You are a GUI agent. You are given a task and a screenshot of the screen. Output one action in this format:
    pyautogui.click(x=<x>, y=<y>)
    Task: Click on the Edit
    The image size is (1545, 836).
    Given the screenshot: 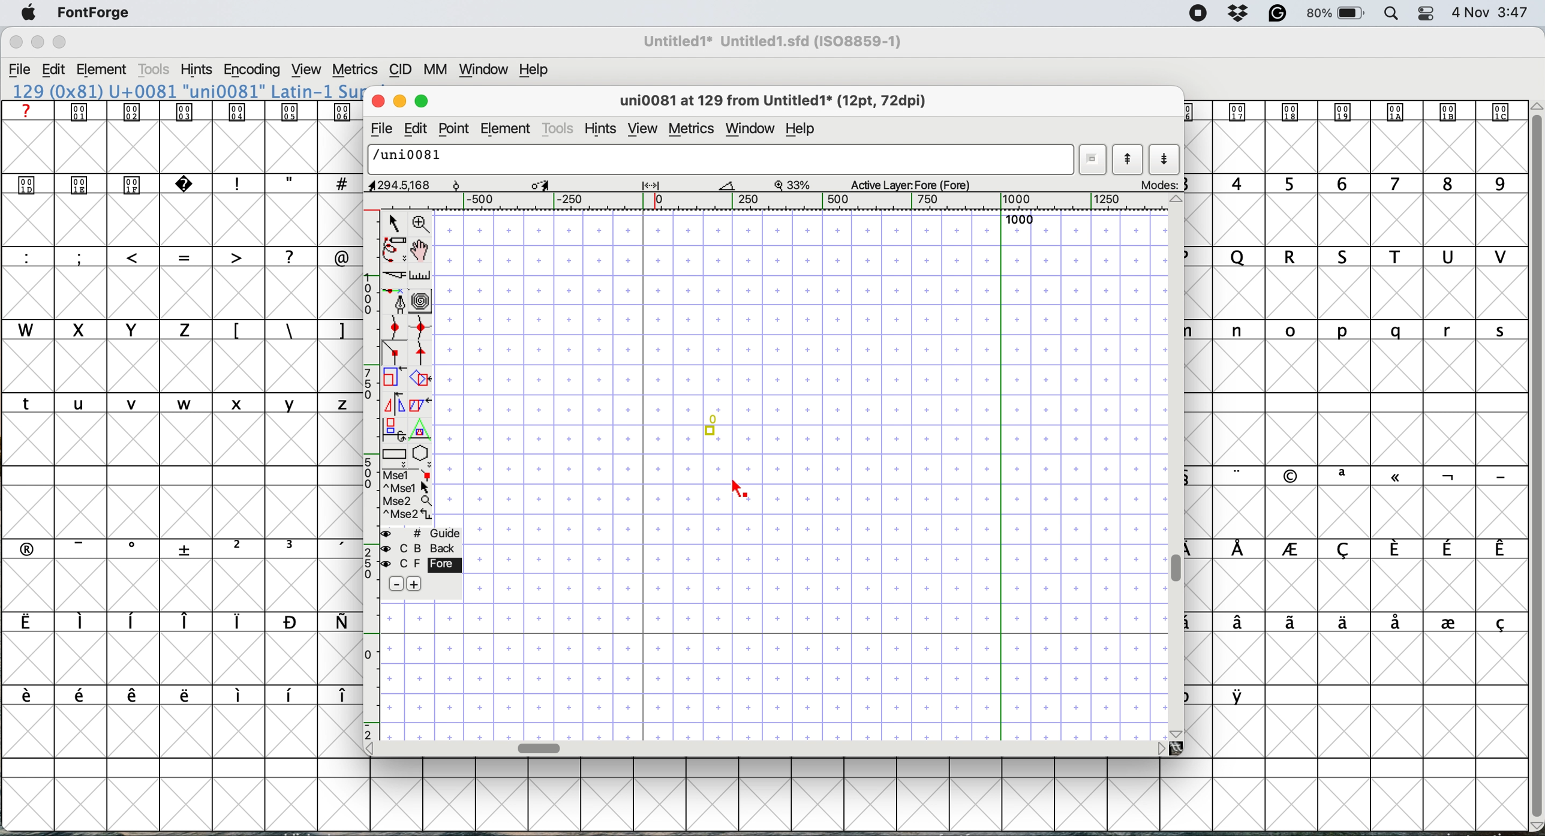 What is the action you would take?
    pyautogui.click(x=54, y=69)
    